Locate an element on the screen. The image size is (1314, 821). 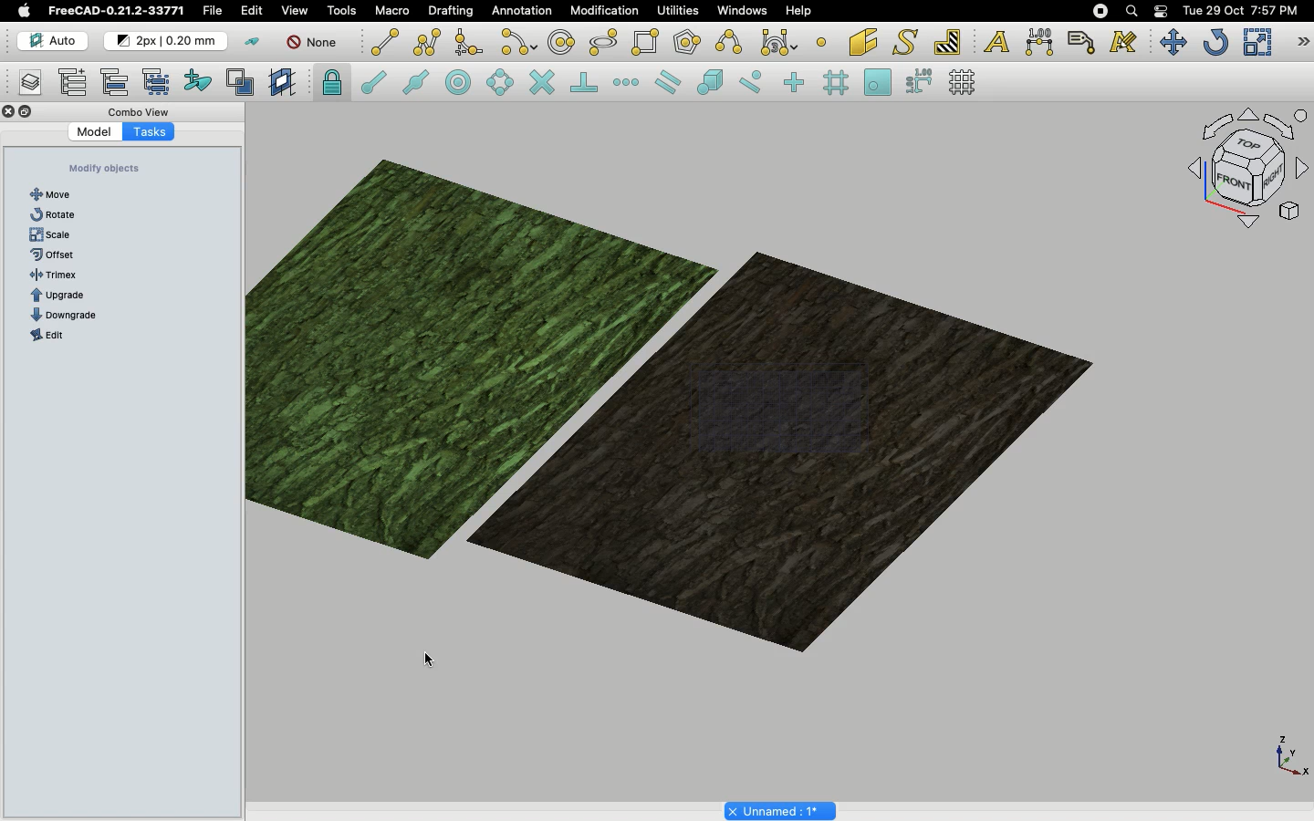
Snap angle is located at coordinates (501, 84).